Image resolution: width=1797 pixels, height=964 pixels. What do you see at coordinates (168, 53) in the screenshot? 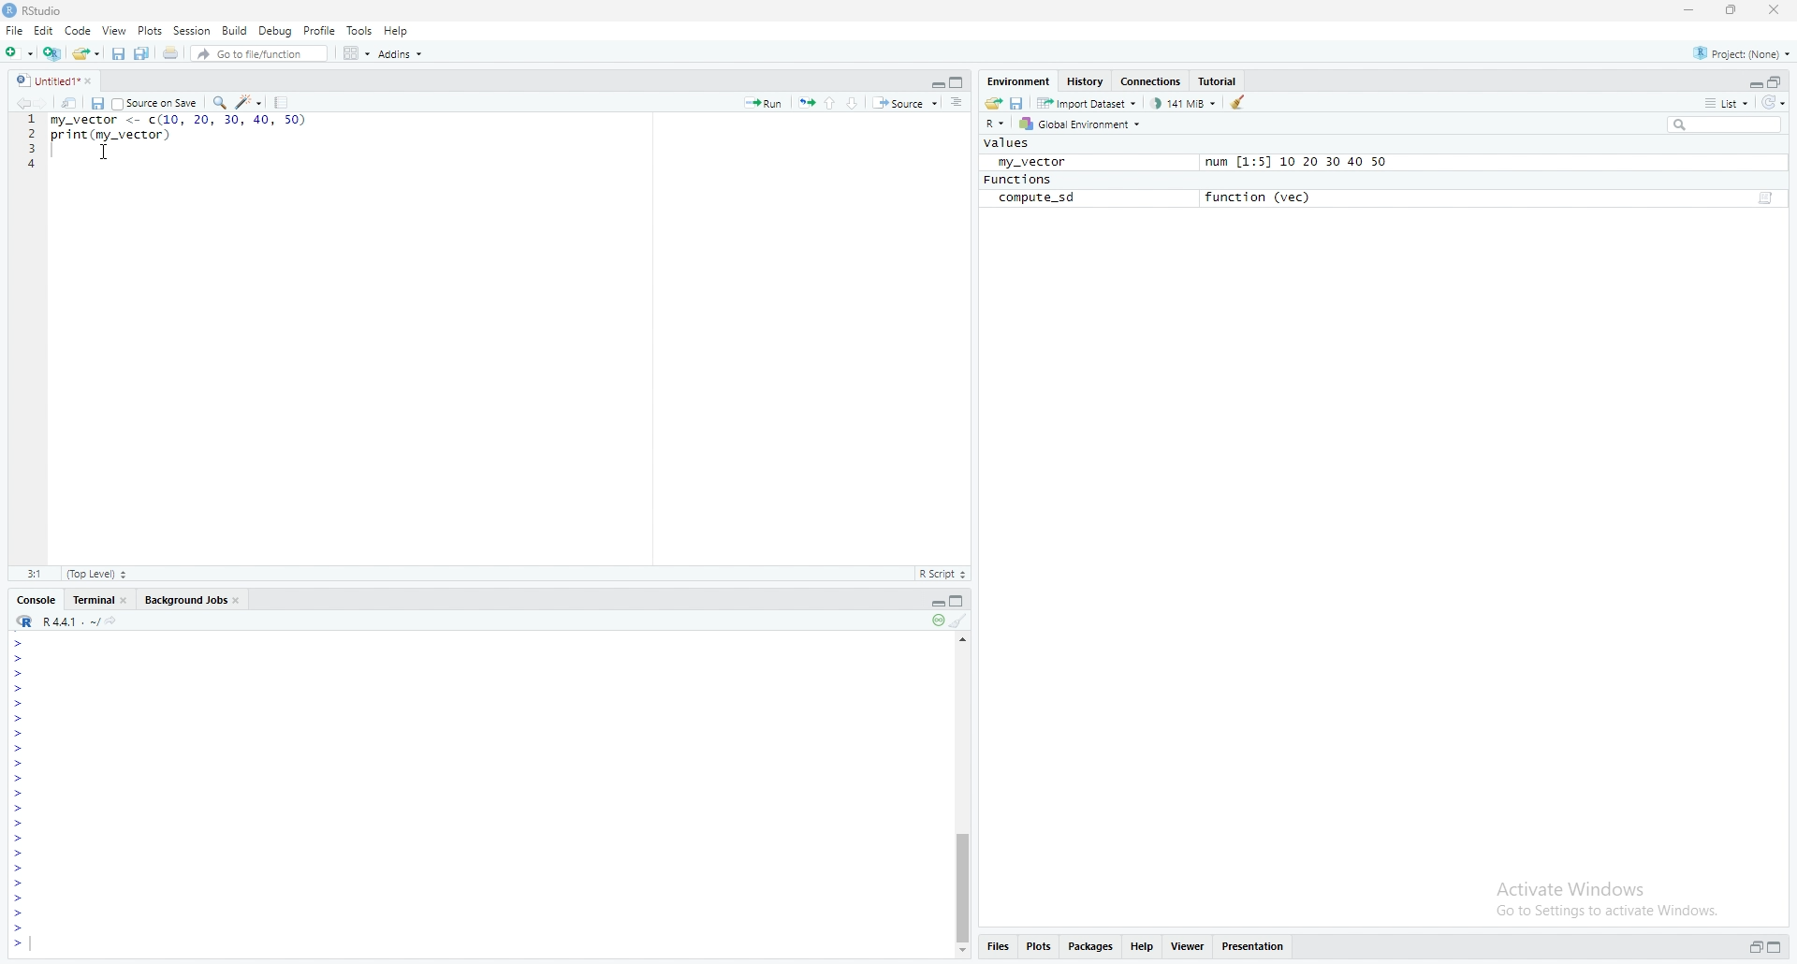
I see `Print the current file` at bounding box center [168, 53].